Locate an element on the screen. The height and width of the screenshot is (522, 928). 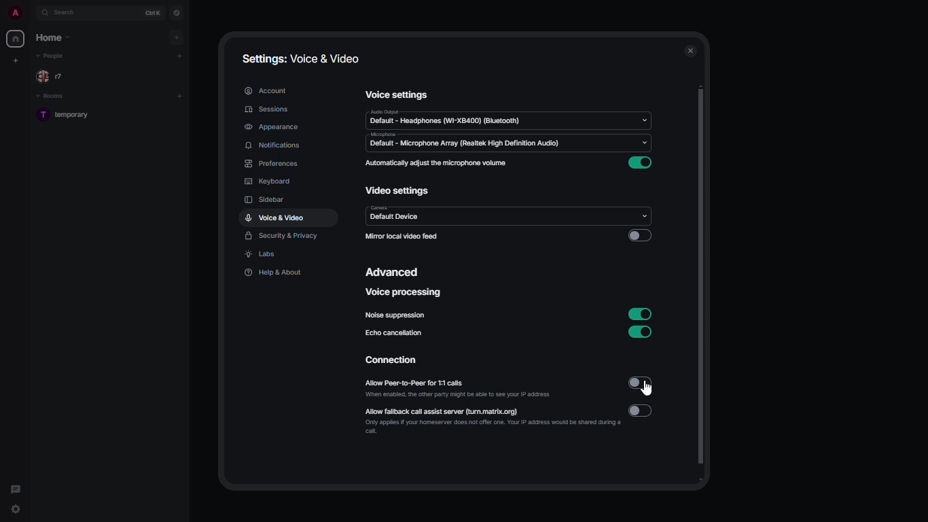
sessions is located at coordinates (268, 109).